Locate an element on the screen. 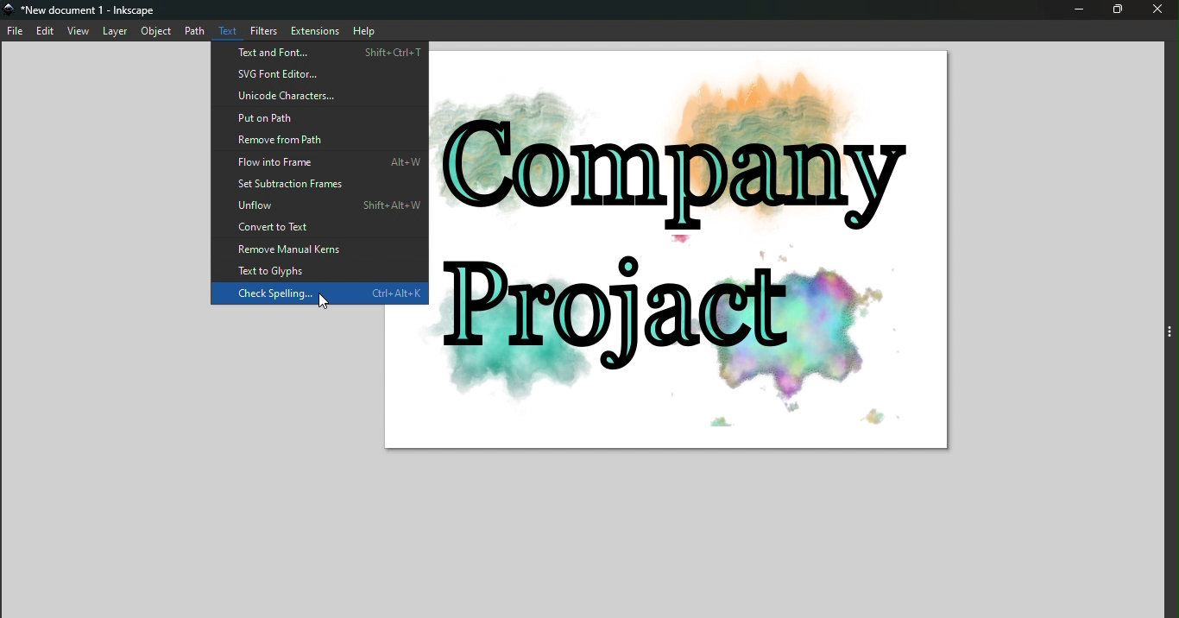 Image resolution: width=1179 pixels, height=618 pixels. Convert to text is located at coordinates (318, 227).